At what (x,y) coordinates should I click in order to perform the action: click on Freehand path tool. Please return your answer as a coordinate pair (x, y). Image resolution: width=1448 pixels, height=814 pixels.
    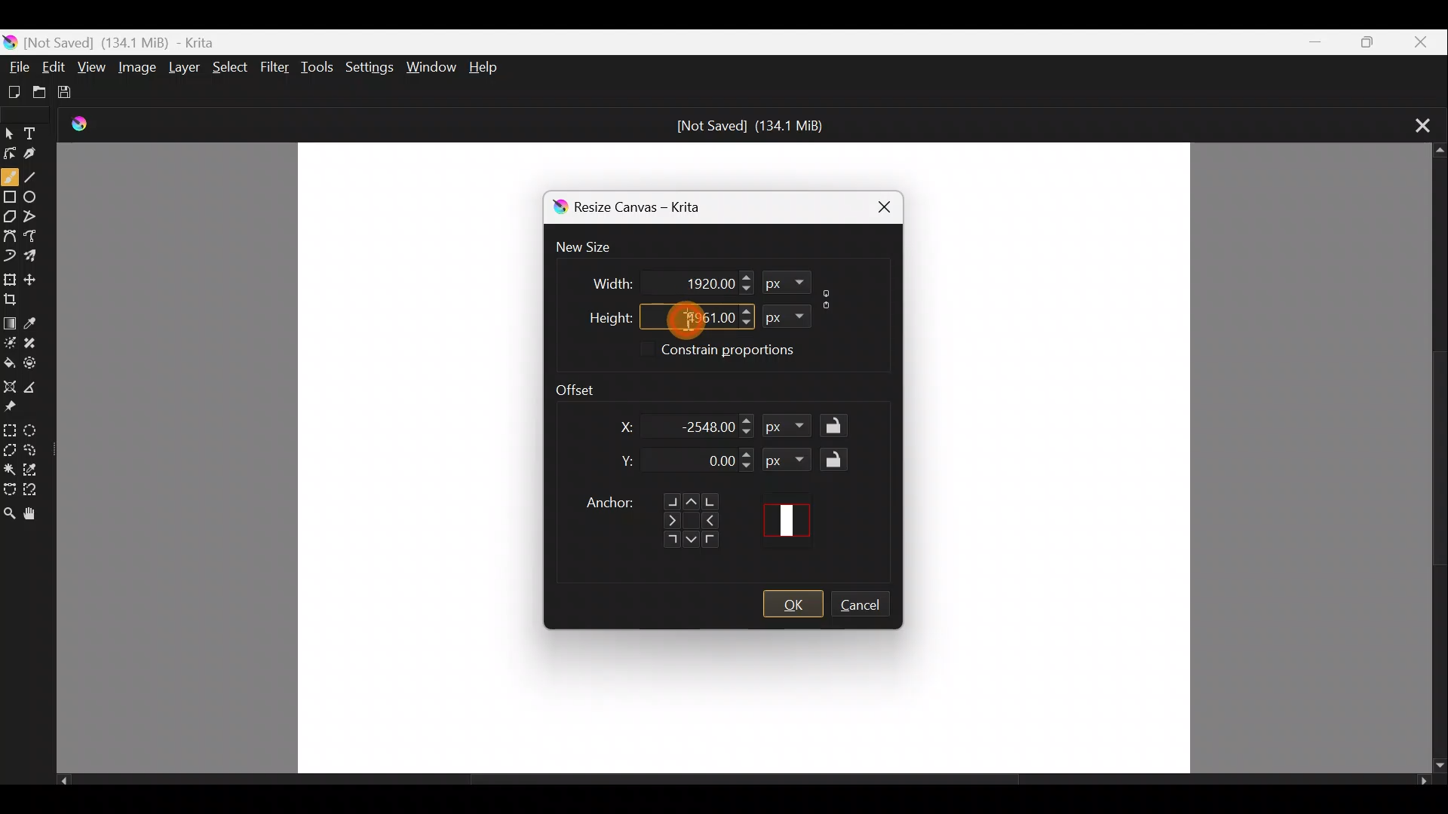
    Looking at the image, I should click on (35, 234).